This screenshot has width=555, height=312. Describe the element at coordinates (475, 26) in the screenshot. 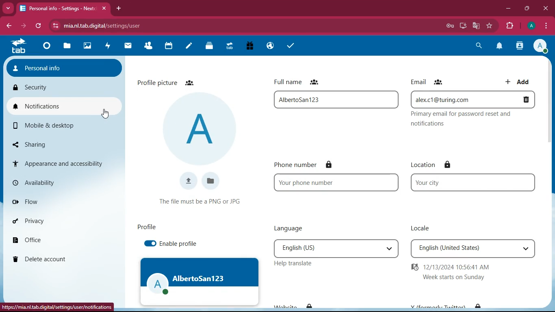

I see `google translate` at that location.